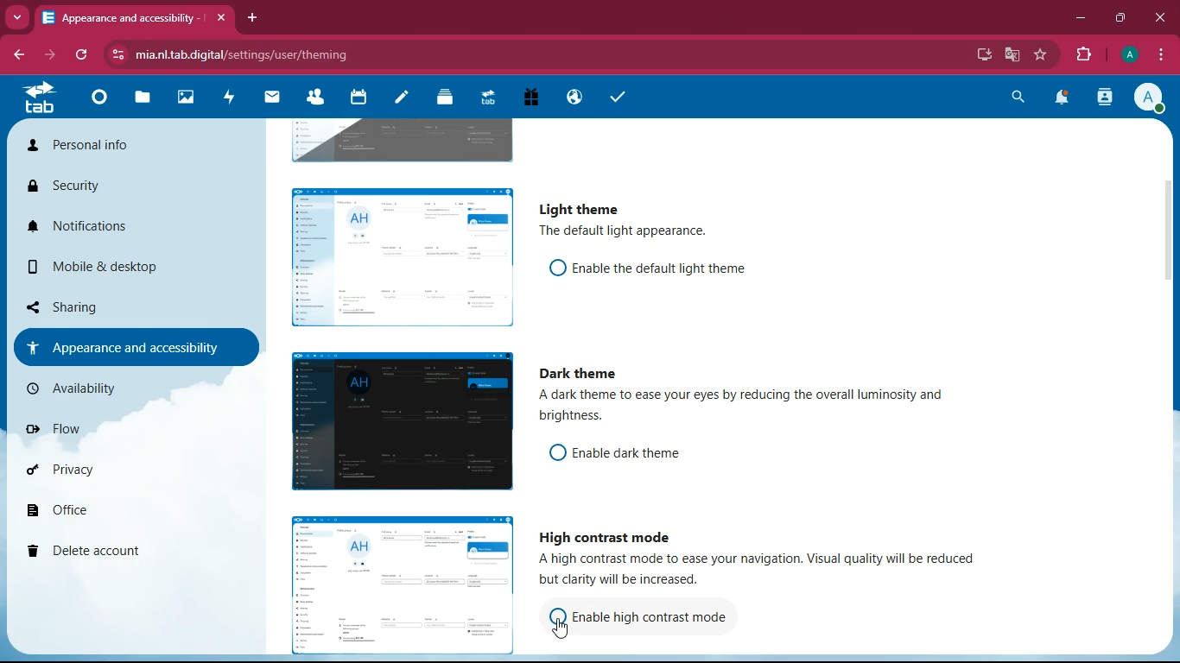  What do you see at coordinates (89, 146) in the screenshot?
I see `personal info` at bounding box center [89, 146].